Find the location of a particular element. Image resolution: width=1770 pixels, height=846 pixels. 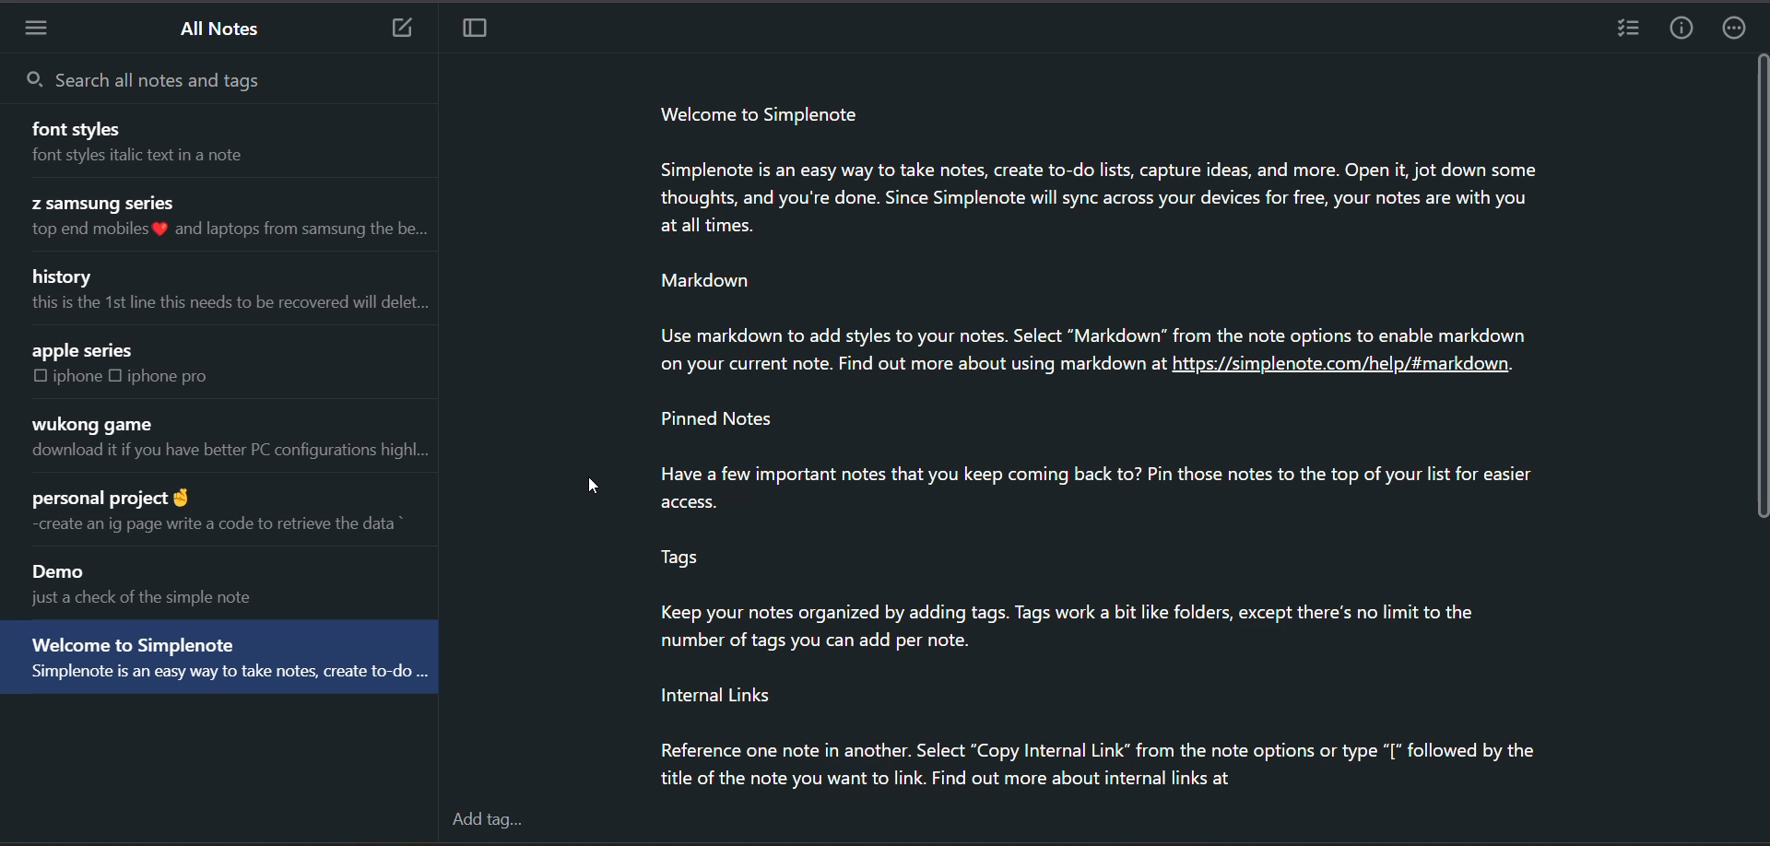

font styles italic text in a note is located at coordinates (172, 161).